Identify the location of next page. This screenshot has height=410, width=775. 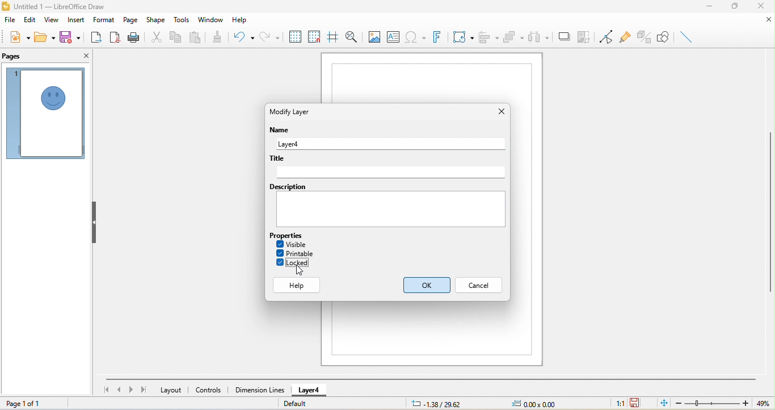
(130, 390).